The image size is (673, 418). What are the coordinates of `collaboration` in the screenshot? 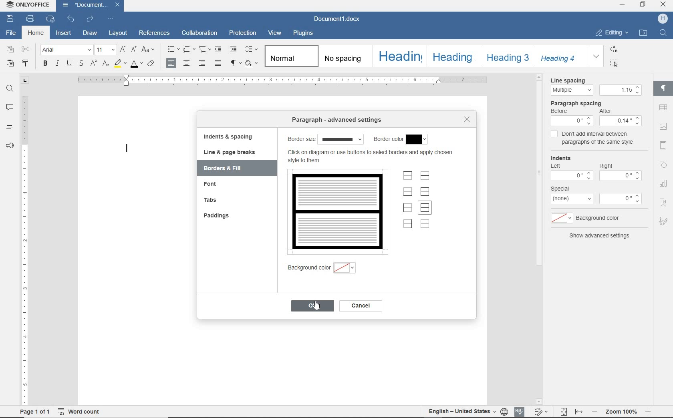 It's located at (201, 33).